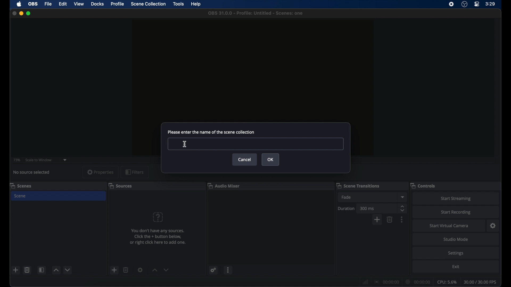 The width and height of the screenshot is (511, 287). Describe the element at coordinates (101, 172) in the screenshot. I see `properties` at that location.